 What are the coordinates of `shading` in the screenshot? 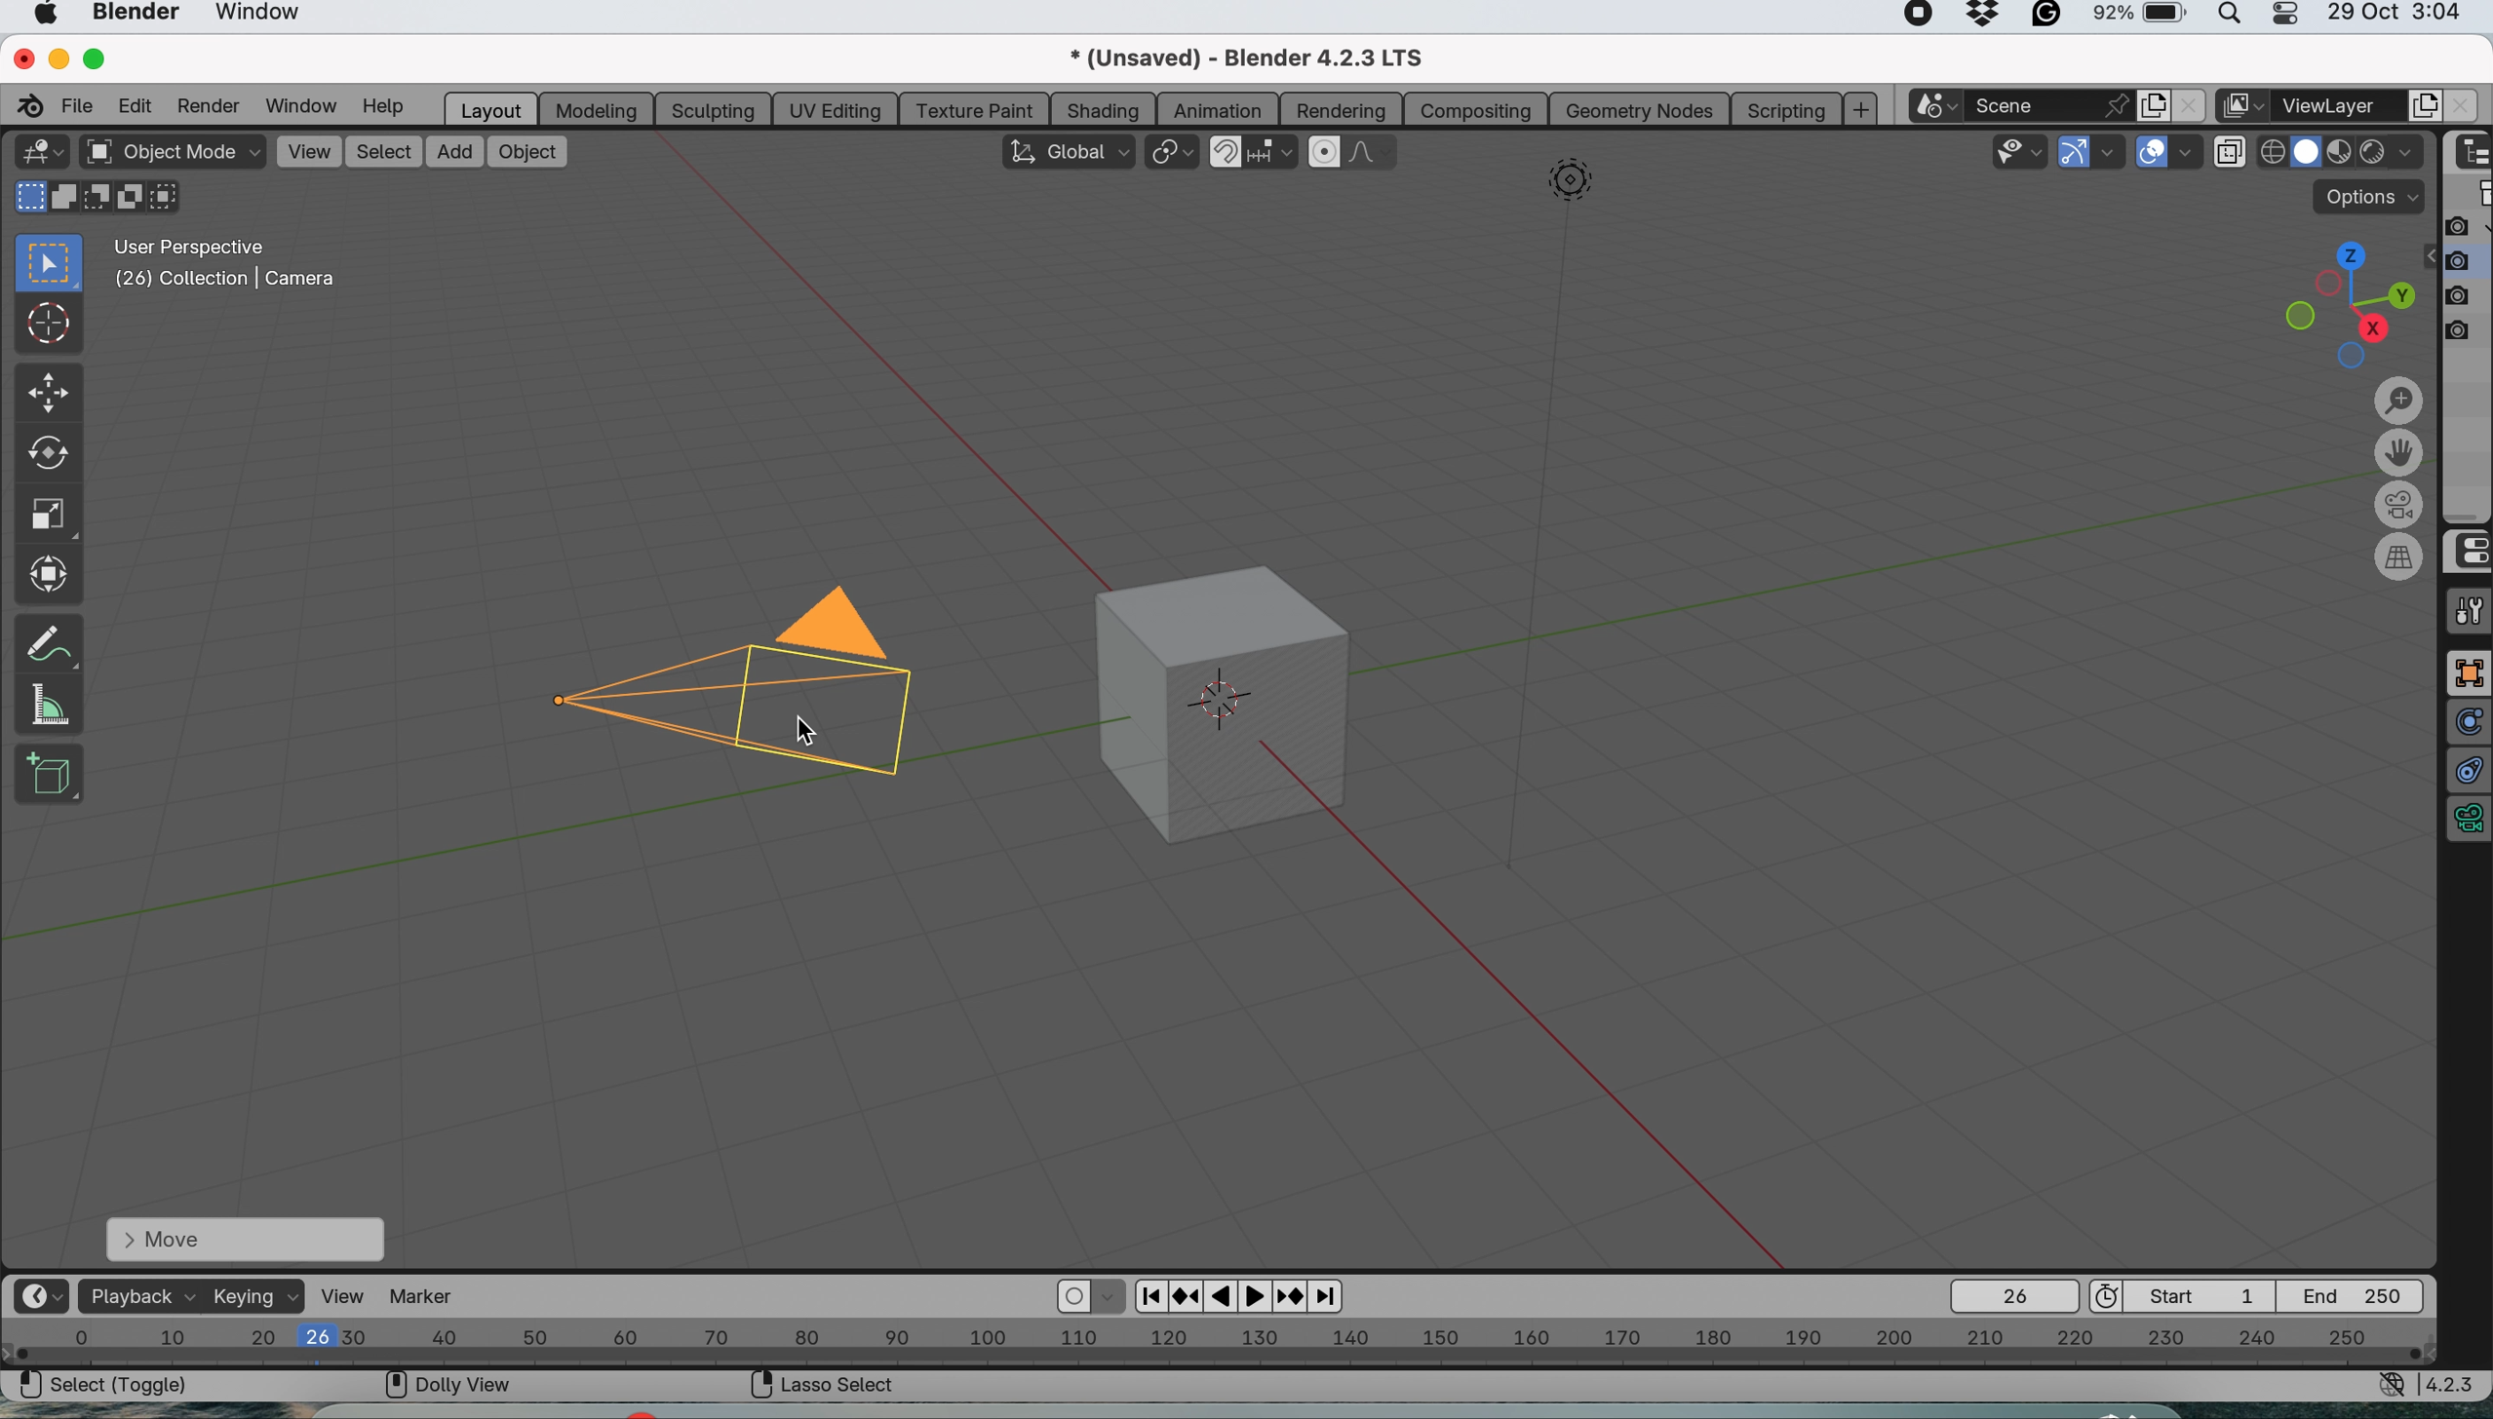 It's located at (1103, 108).